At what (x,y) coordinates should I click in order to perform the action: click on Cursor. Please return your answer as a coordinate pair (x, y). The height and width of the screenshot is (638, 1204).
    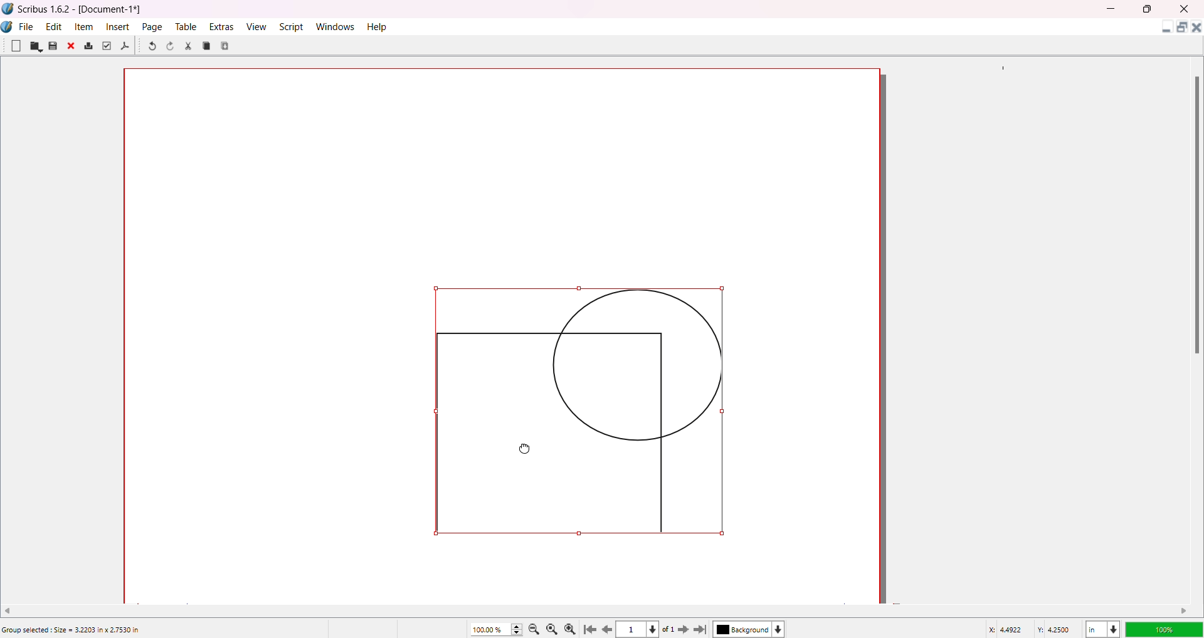
    Looking at the image, I should click on (524, 449).